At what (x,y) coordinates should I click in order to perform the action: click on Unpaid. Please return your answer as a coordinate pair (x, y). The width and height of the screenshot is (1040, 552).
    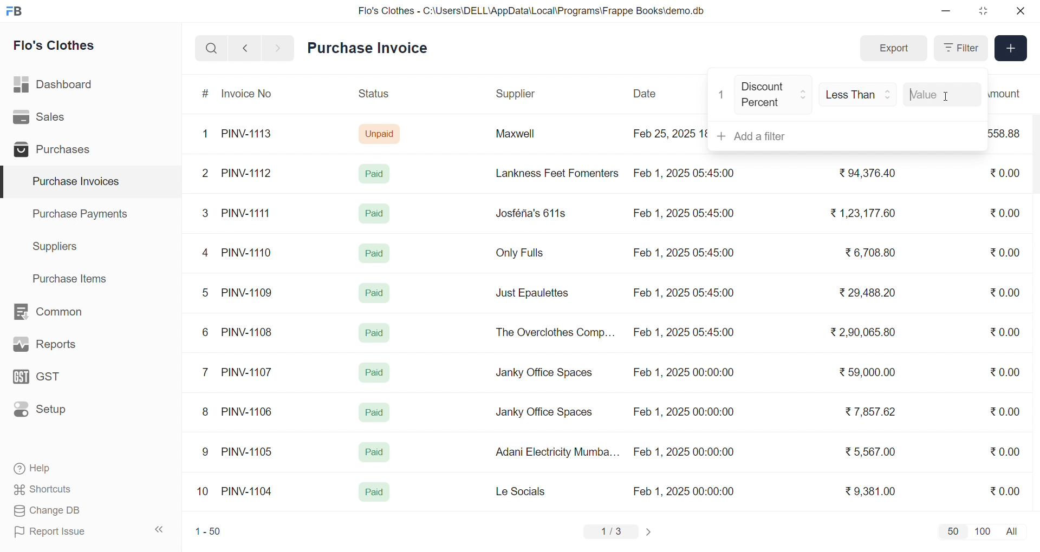
    Looking at the image, I should click on (381, 133).